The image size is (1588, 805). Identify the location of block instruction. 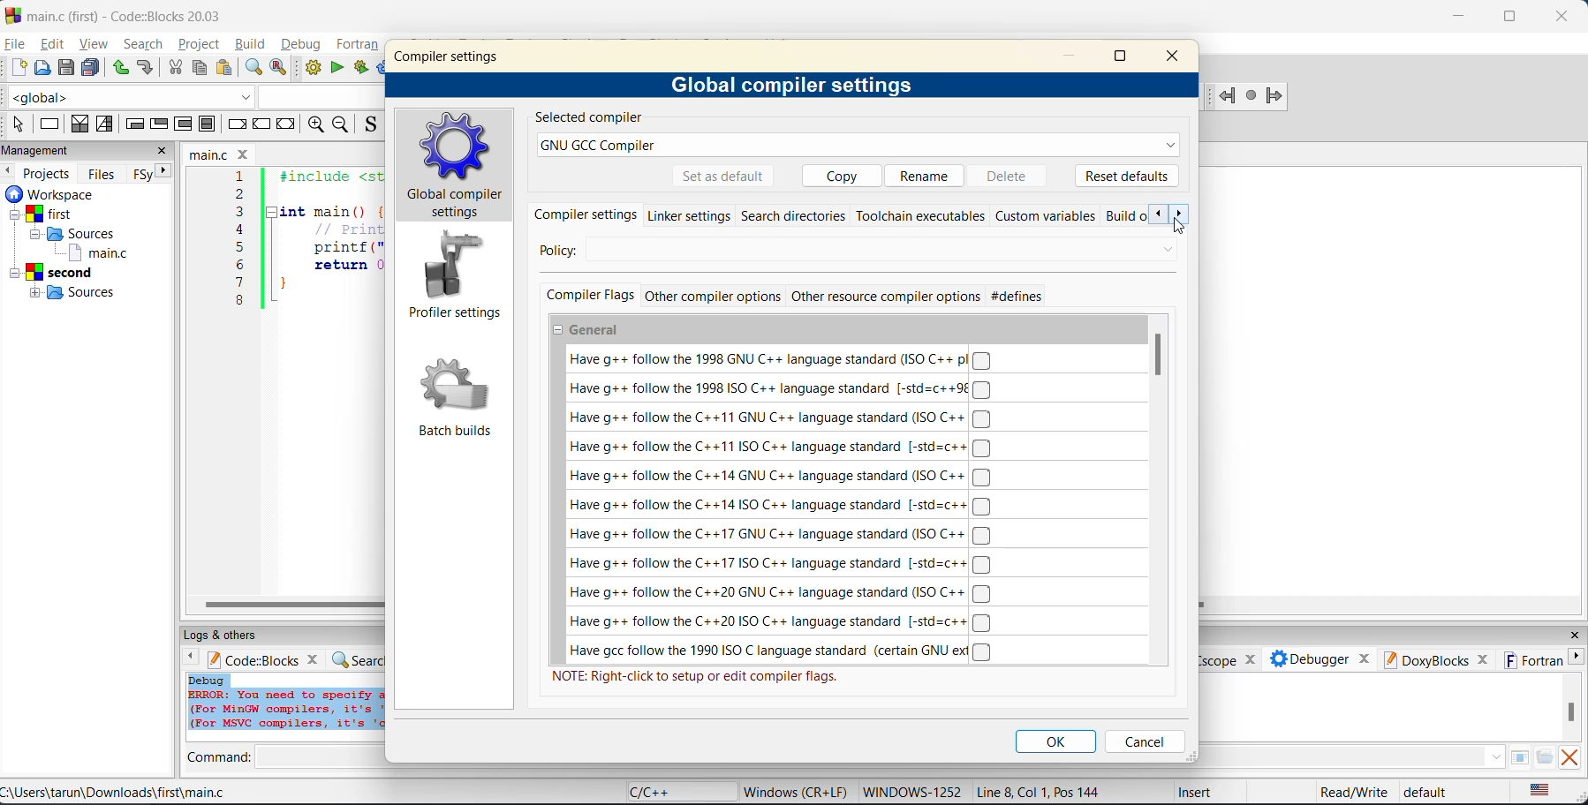
(208, 124).